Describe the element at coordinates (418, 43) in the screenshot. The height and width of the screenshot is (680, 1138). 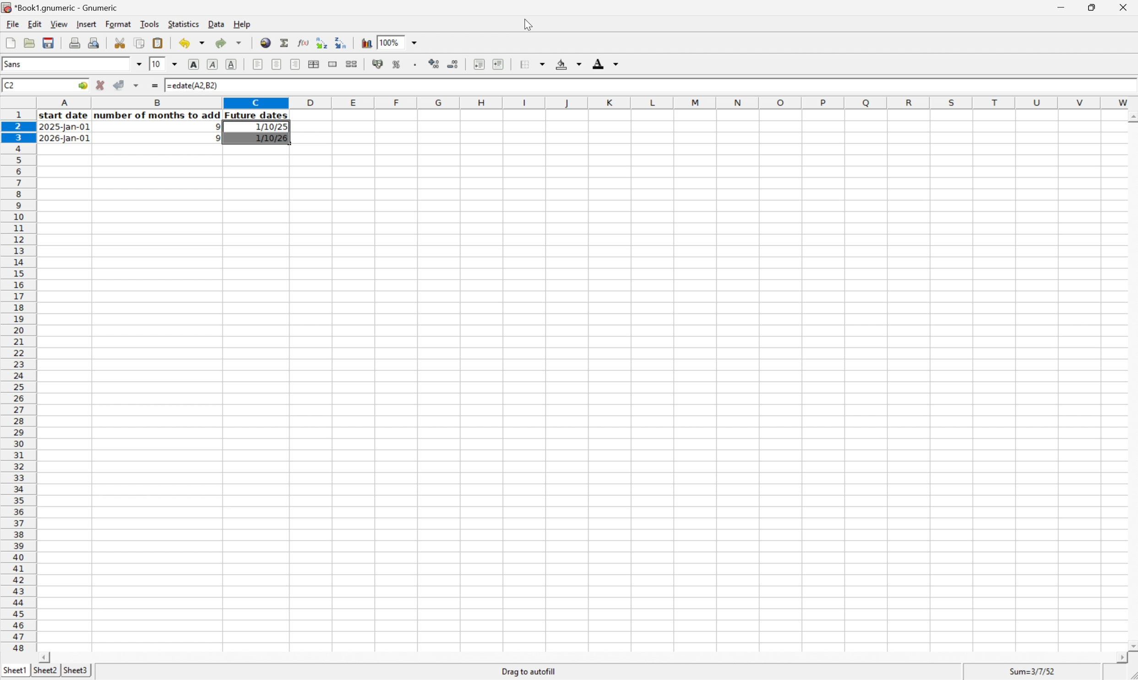
I see `Drop Down` at that location.